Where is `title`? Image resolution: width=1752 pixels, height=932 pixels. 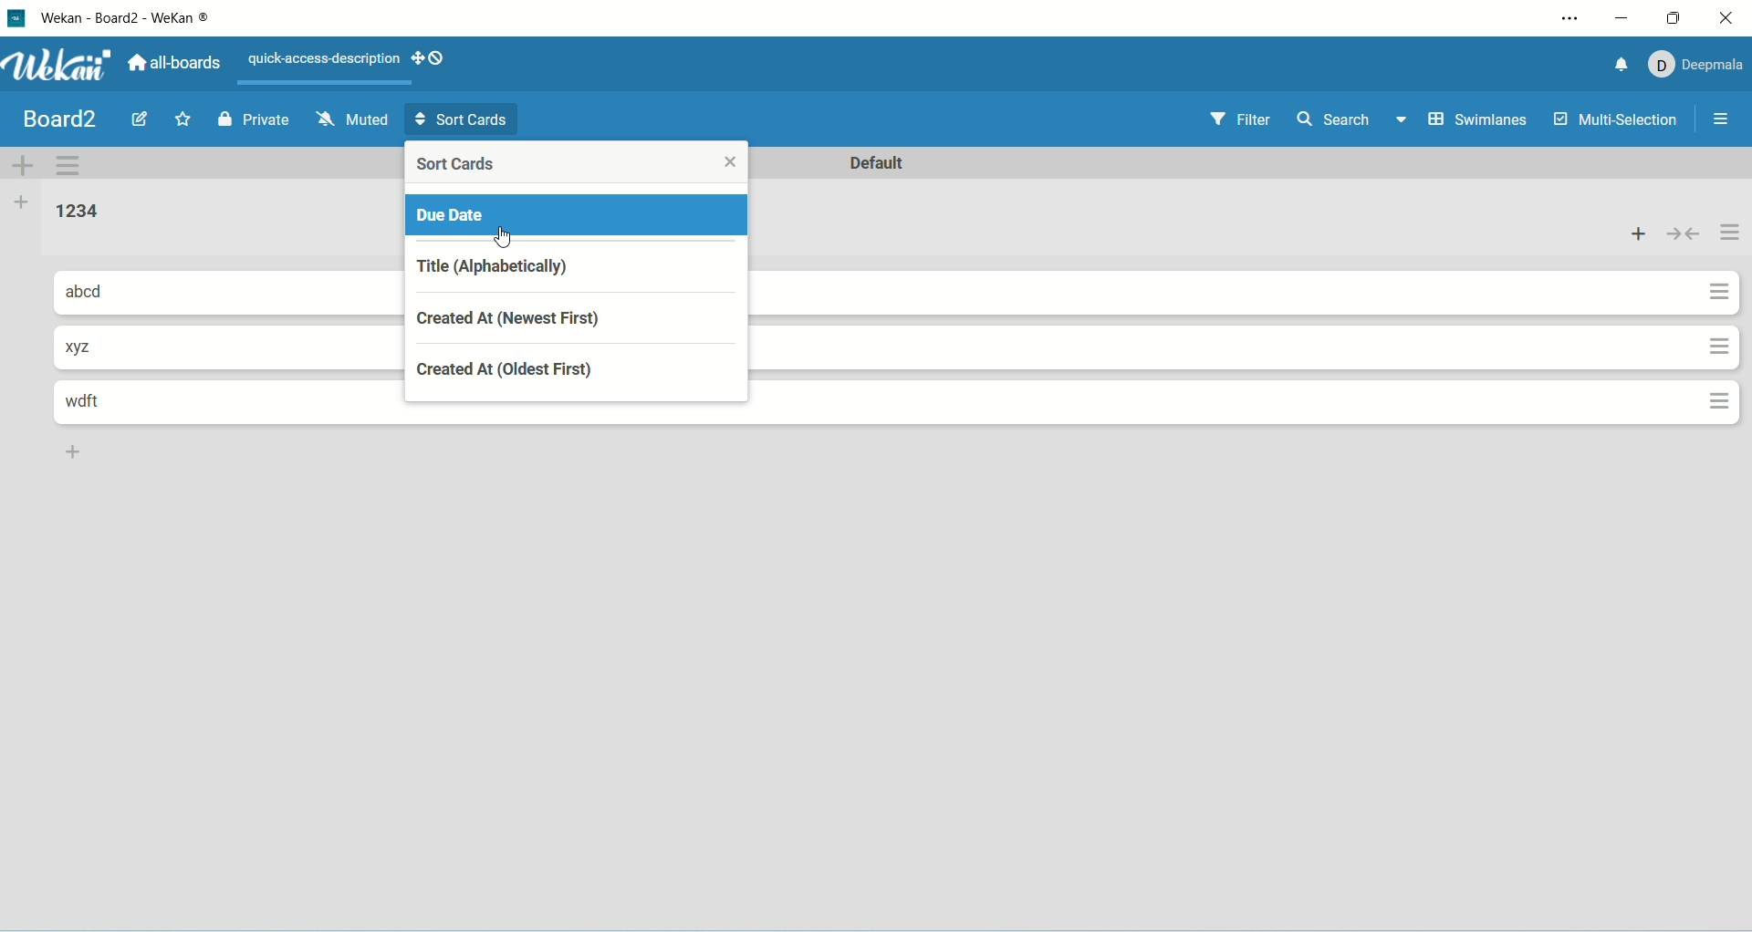
title is located at coordinates (62, 119).